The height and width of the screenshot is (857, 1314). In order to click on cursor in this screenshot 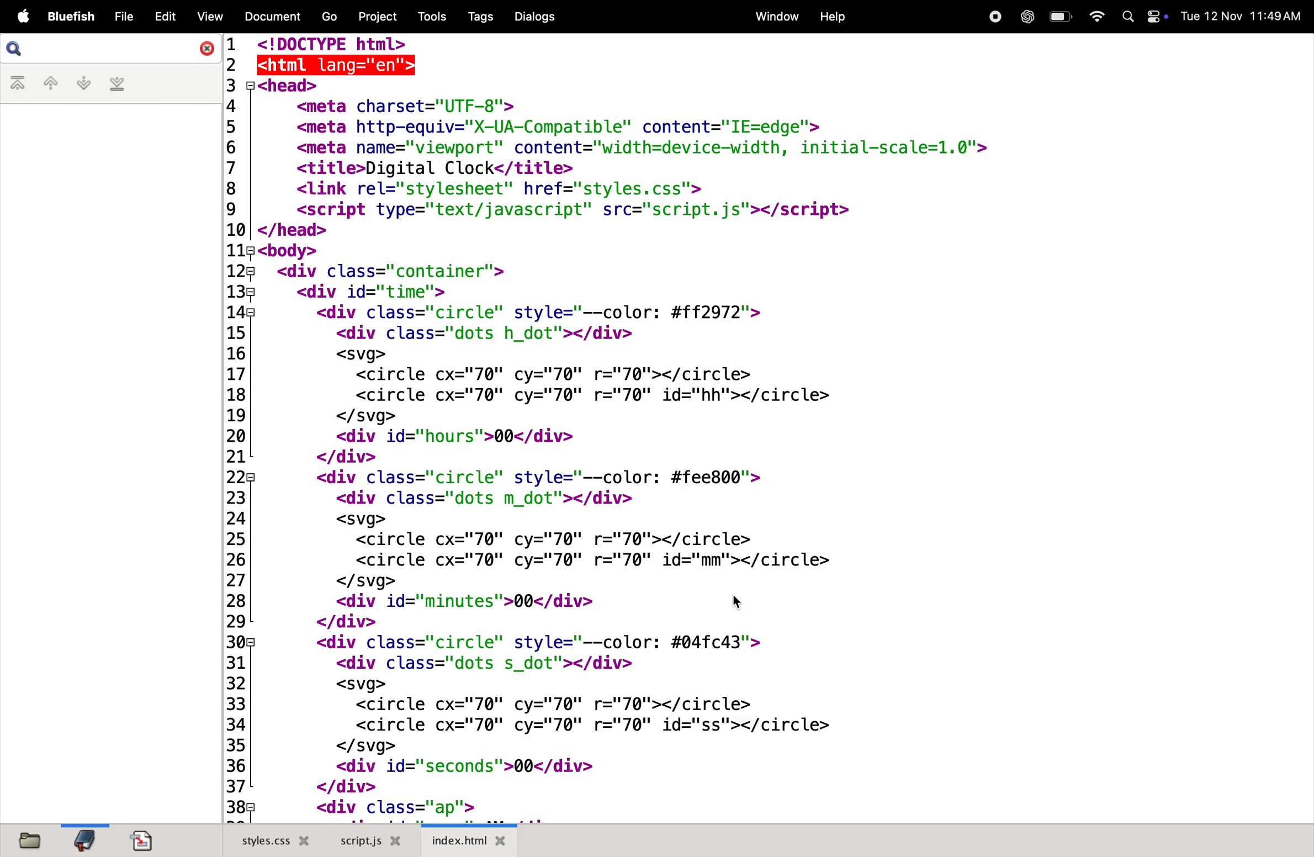, I will do `click(739, 604)`.